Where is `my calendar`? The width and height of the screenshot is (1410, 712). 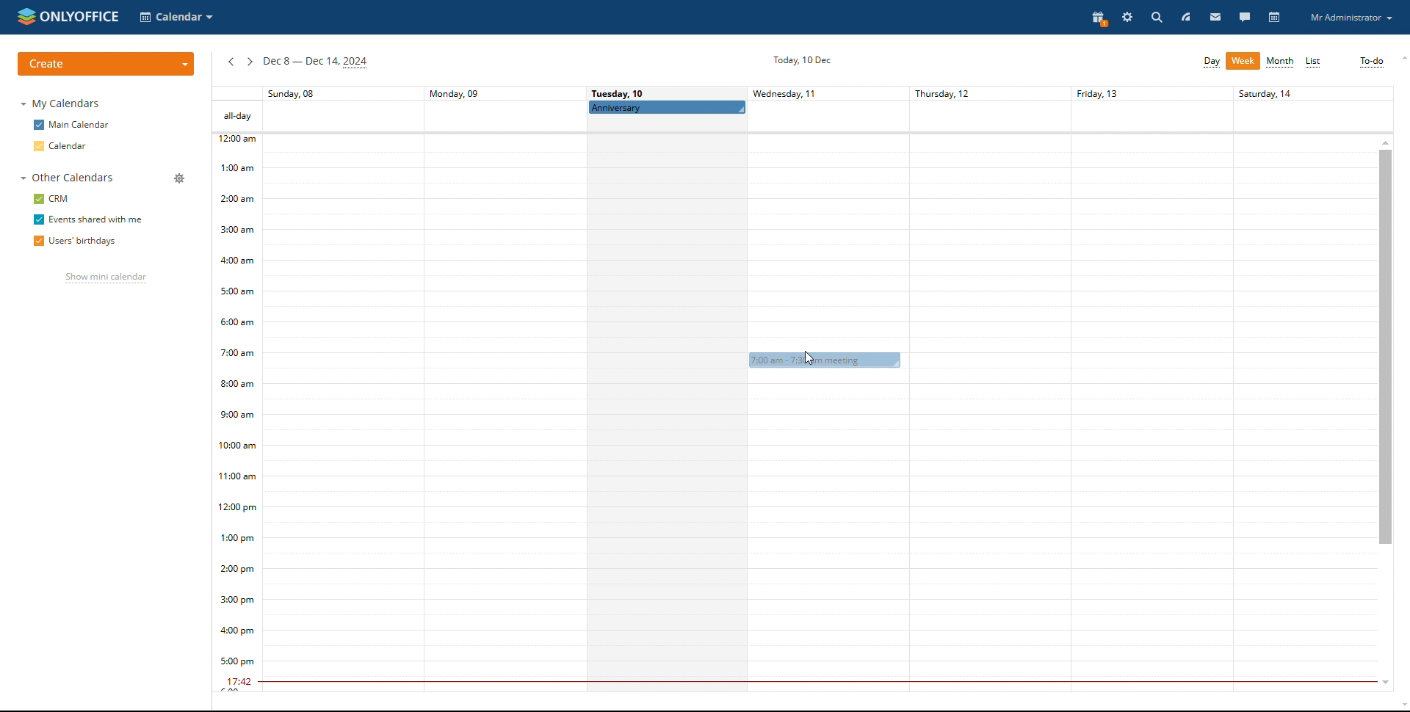
my calendar is located at coordinates (63, 103).